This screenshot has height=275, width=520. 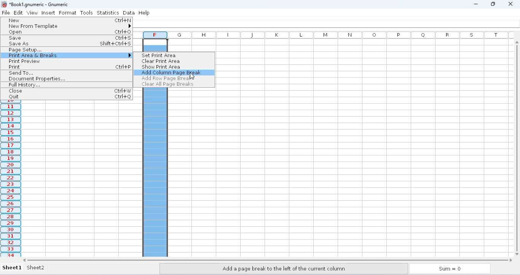 I want to click on shortcut for quit, so click(x=122, y=97).